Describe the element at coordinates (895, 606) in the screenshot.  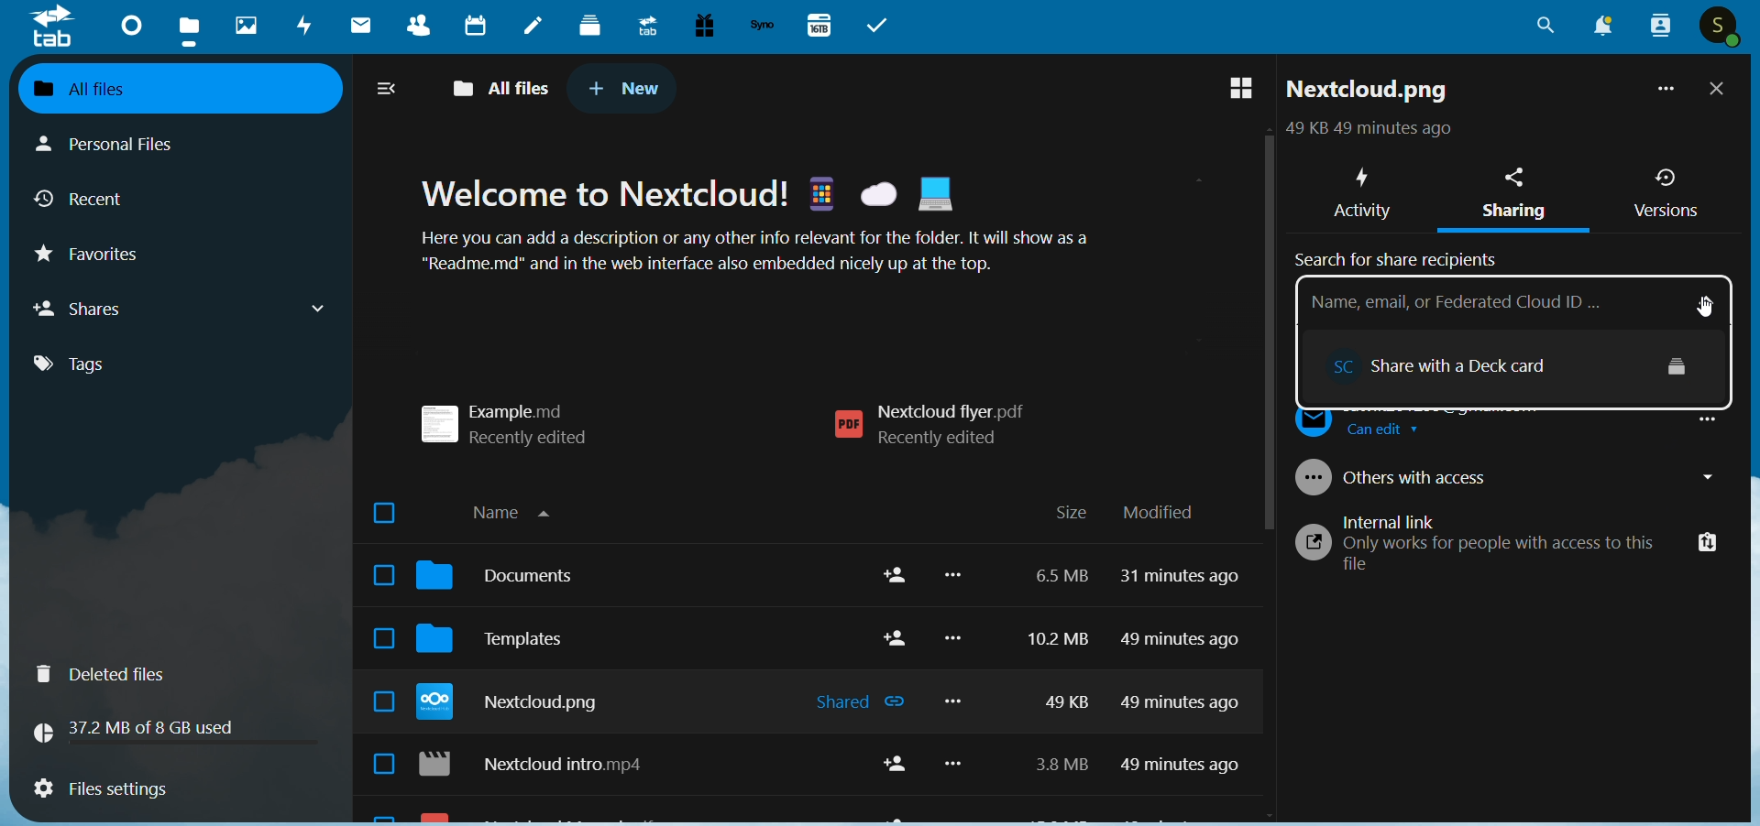
I see `share` at that location.